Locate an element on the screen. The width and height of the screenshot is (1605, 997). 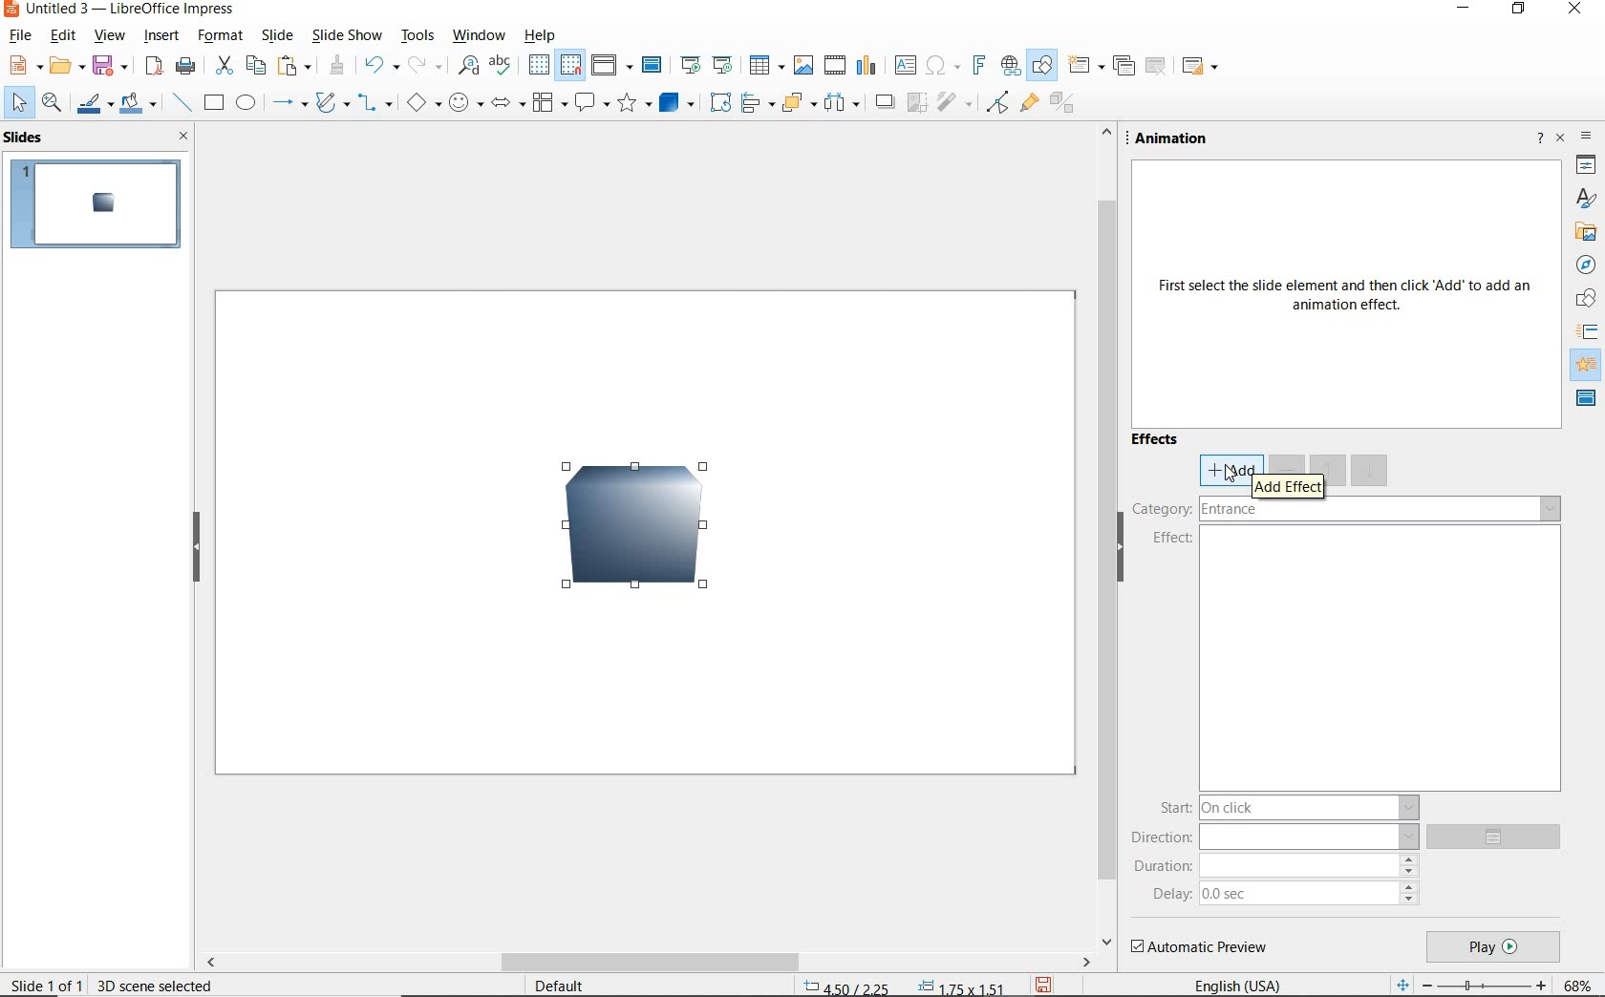
NAVIGATOR is located at coordinates (1585, 265).